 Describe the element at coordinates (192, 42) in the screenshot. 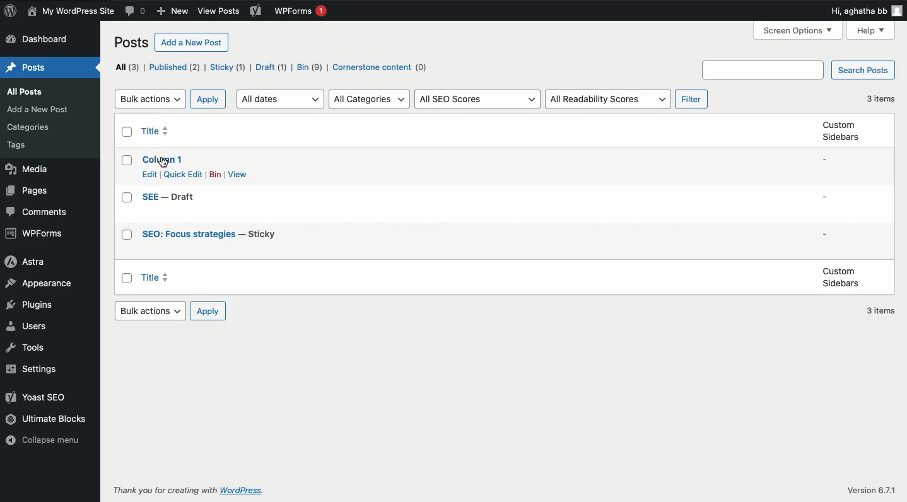

I see `Add a new post` at that location.